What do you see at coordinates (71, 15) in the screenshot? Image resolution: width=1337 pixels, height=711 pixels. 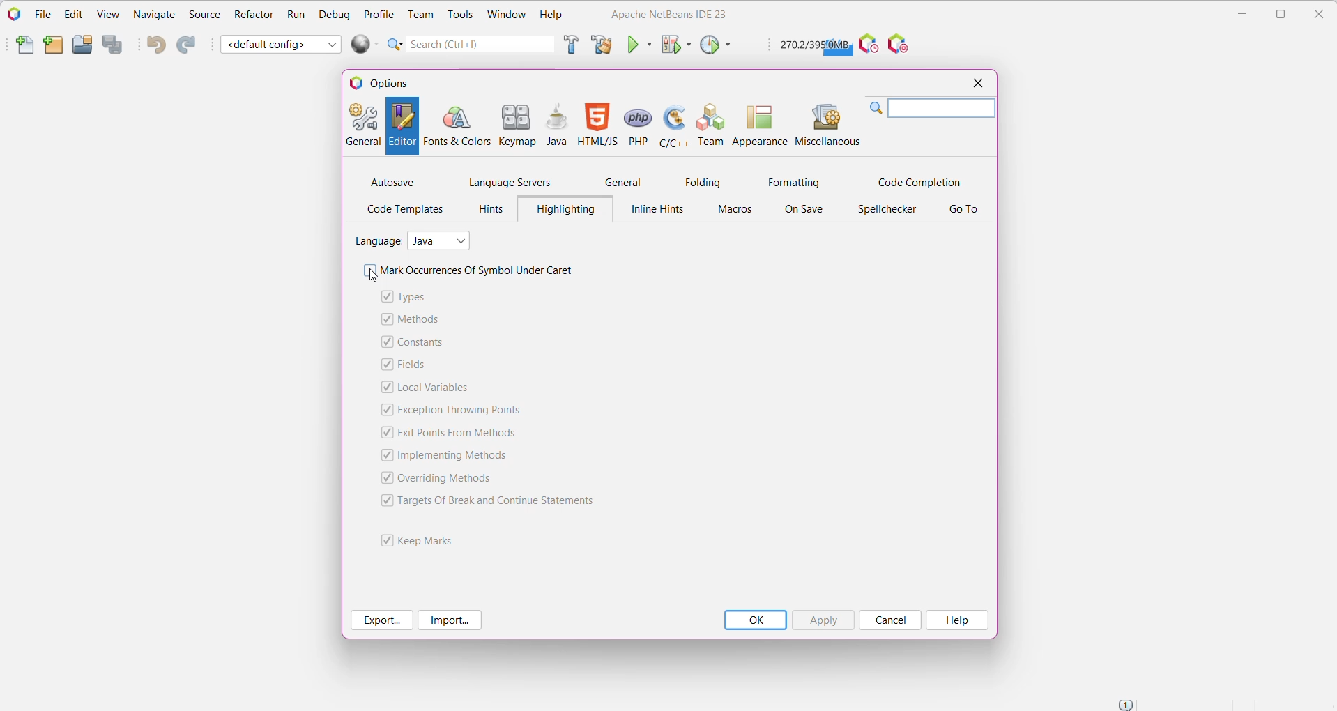 I see `Edit` at bounding box center [71, 15].